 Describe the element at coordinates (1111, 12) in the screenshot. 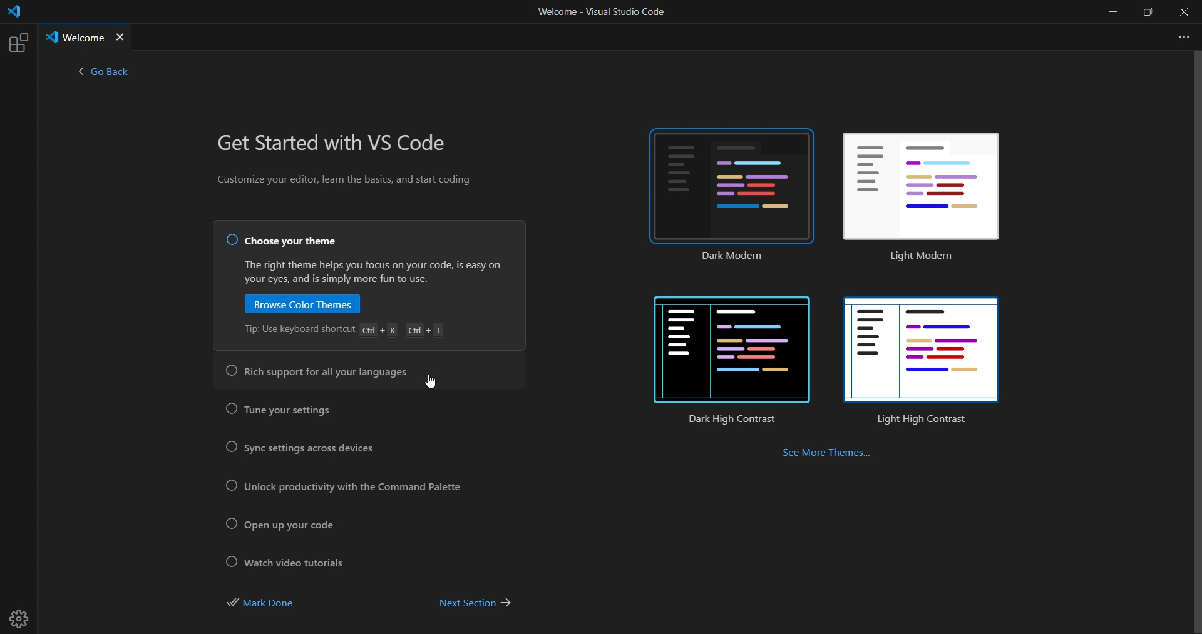

I see `minimize` at that location.